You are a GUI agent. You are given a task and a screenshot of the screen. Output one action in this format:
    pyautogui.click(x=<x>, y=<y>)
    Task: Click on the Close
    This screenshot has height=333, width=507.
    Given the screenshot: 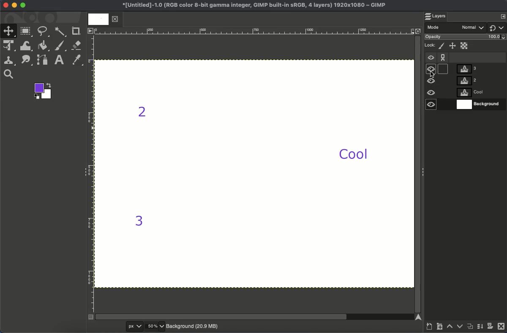 What is the action you would take?
    pyautogui.click(x=5, y=5)
    